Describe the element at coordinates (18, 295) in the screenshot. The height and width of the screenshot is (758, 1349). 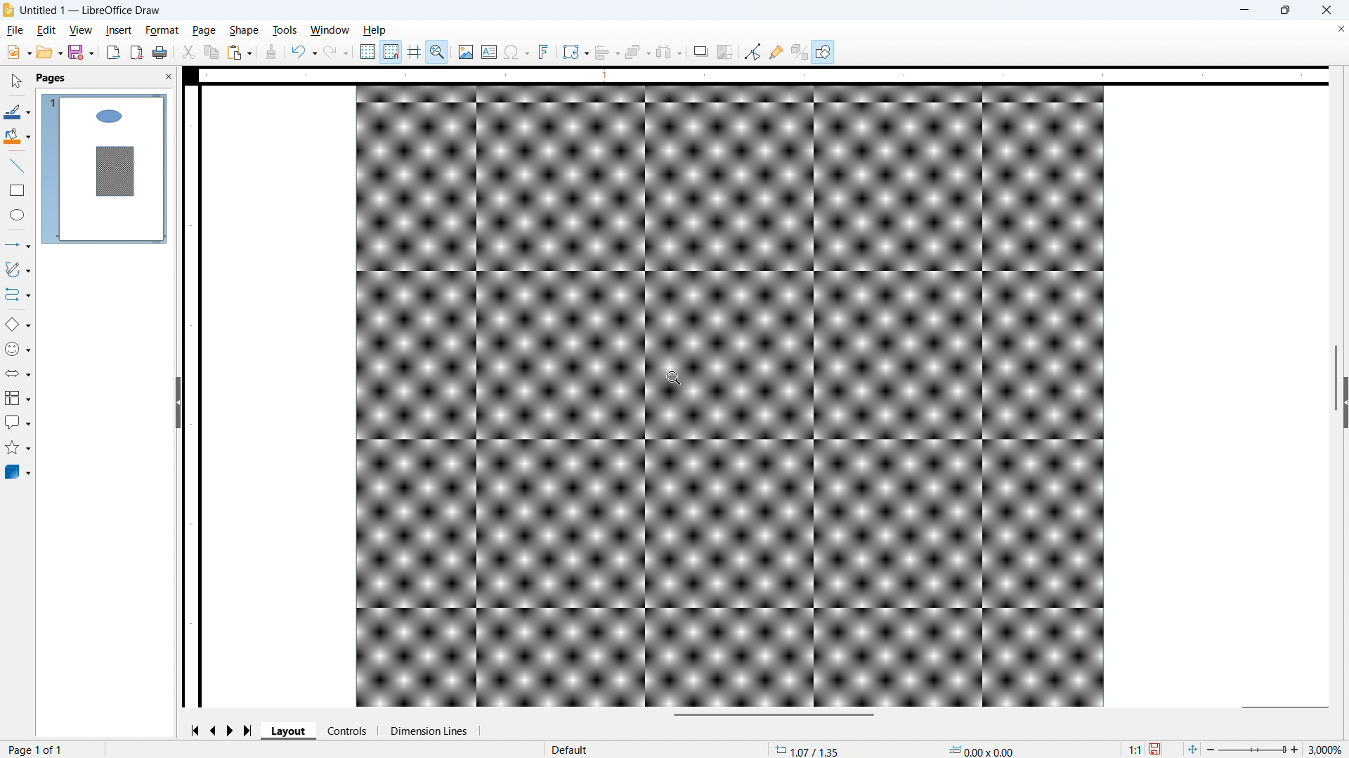
I see `Connectors ` at that location.